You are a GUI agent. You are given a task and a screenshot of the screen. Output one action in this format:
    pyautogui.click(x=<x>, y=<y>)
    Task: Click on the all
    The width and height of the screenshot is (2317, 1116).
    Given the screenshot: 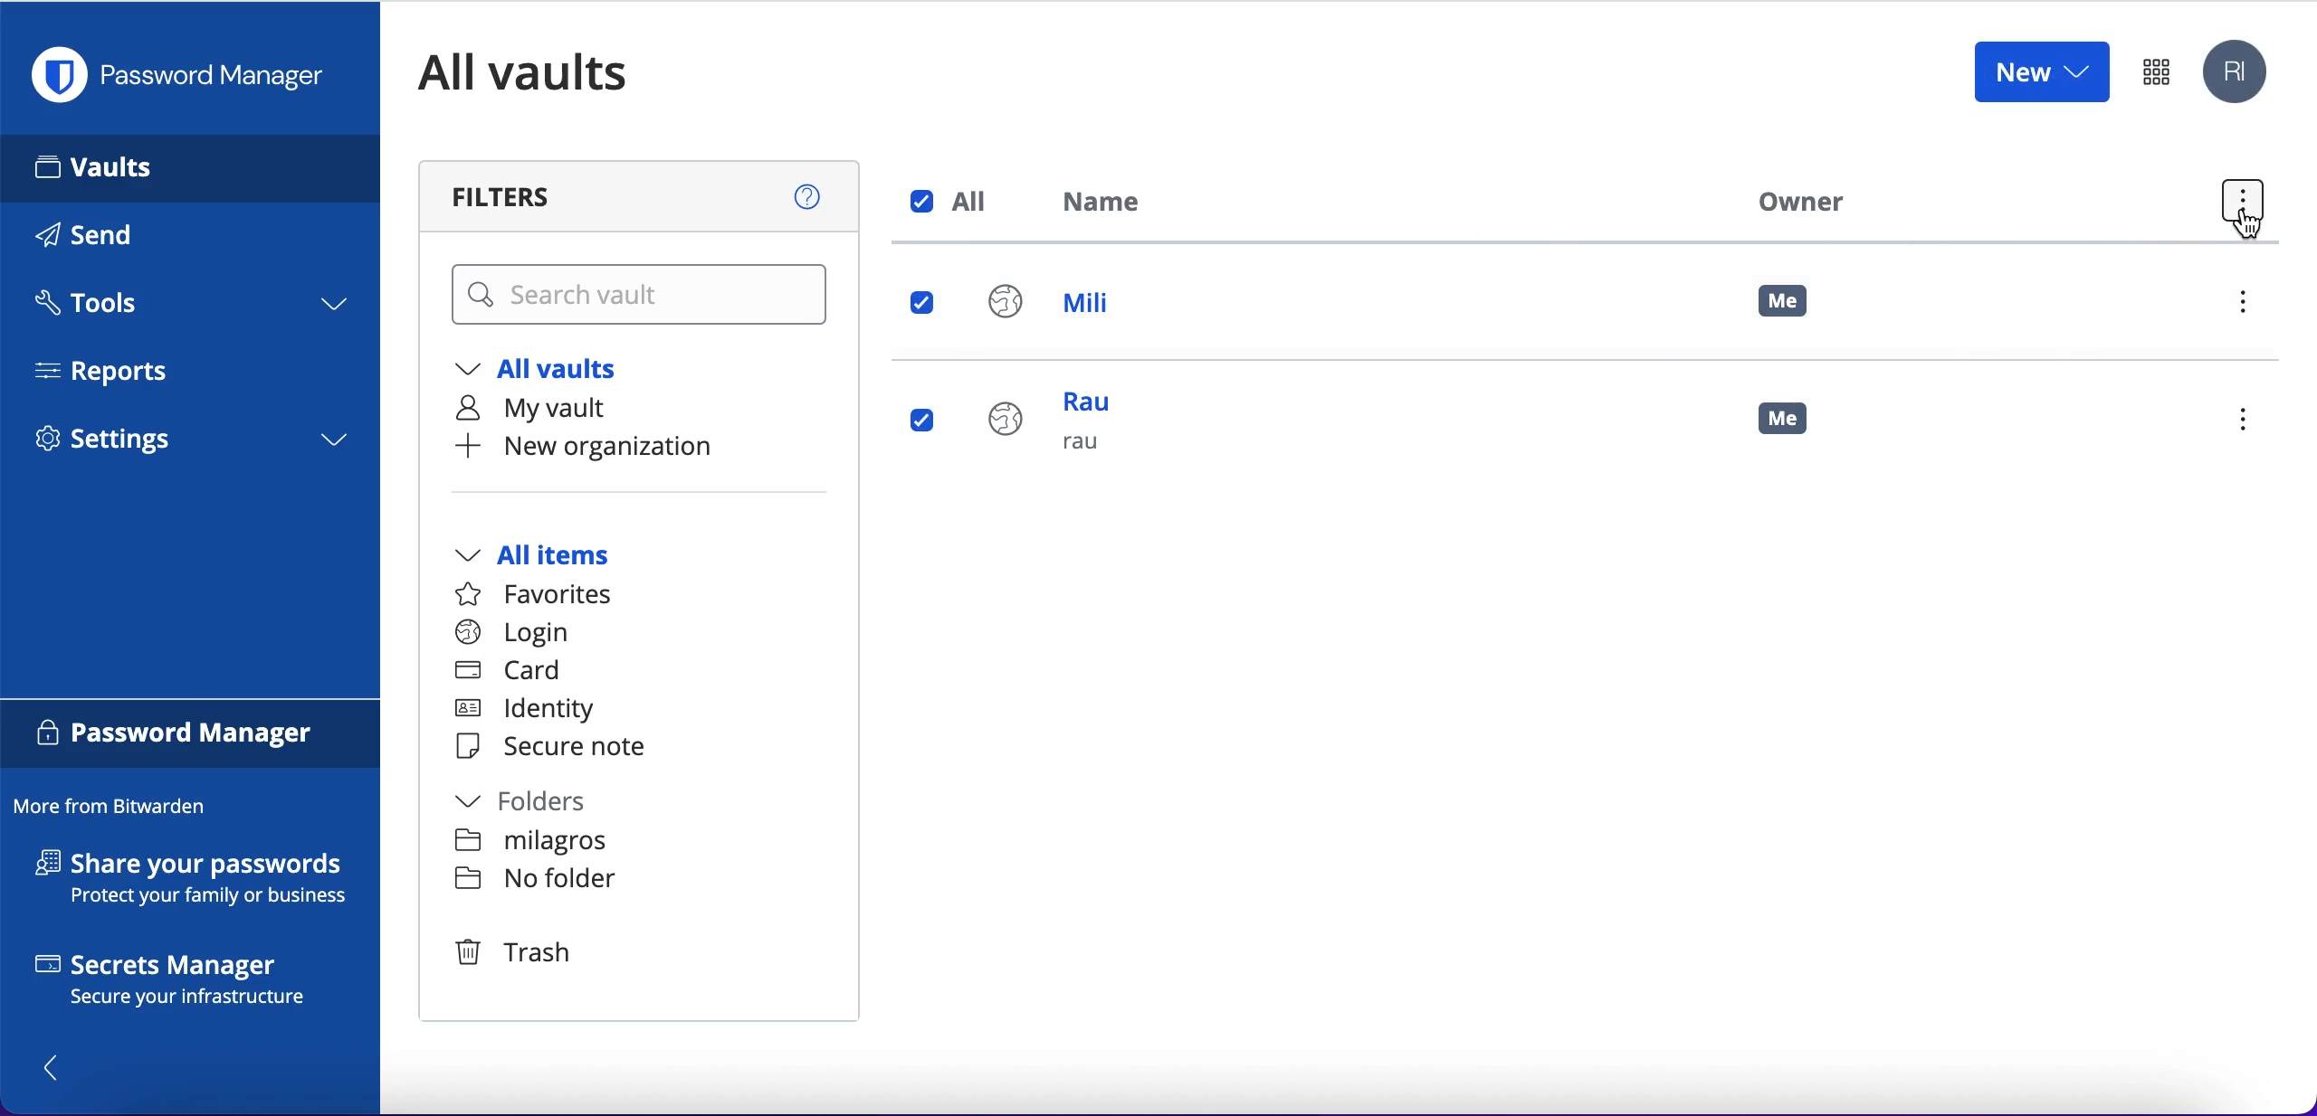 What is the action you would take?
    pyautogui.click(x=954, y=202)
    